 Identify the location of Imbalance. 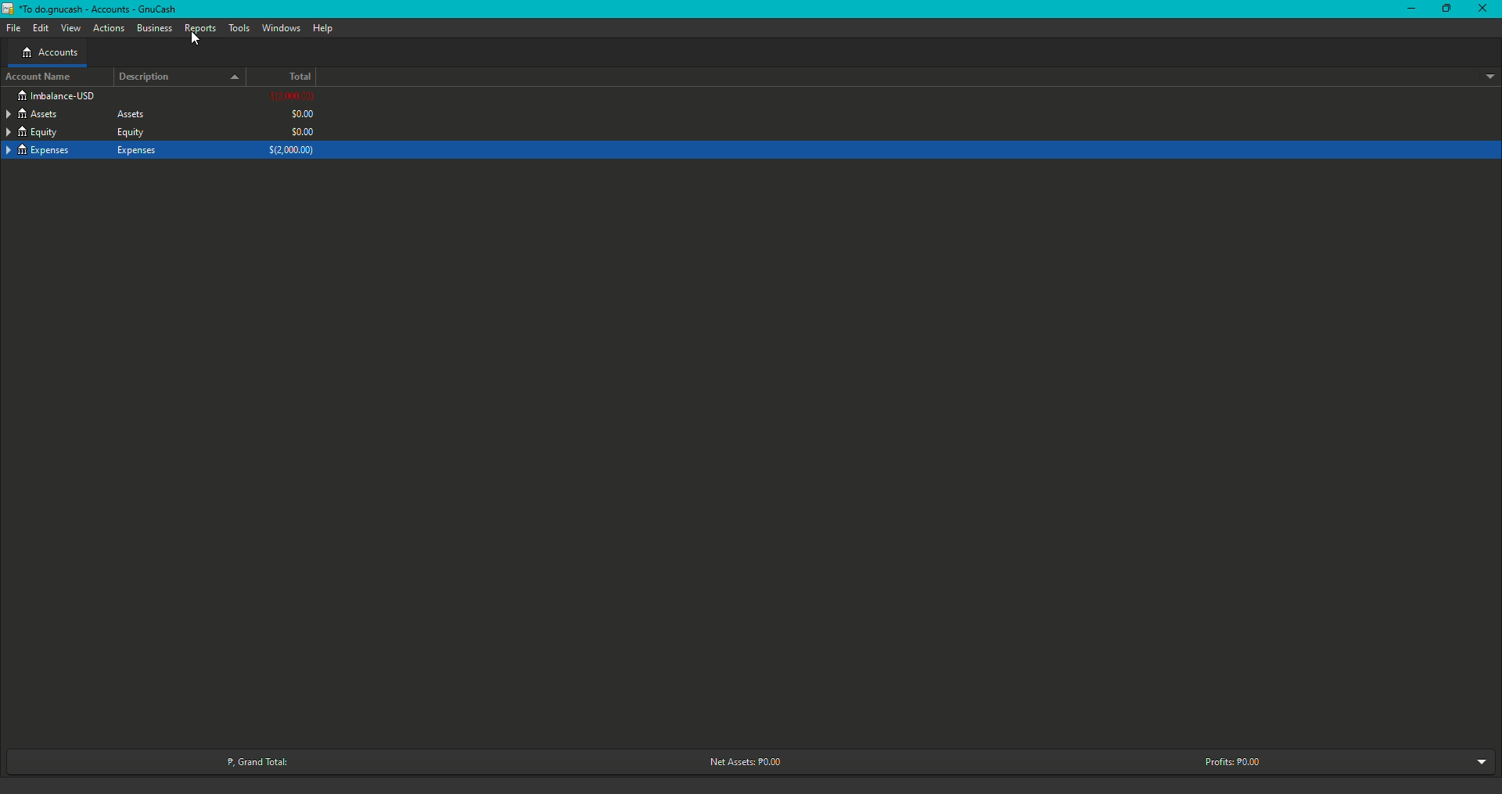
(56, 95).